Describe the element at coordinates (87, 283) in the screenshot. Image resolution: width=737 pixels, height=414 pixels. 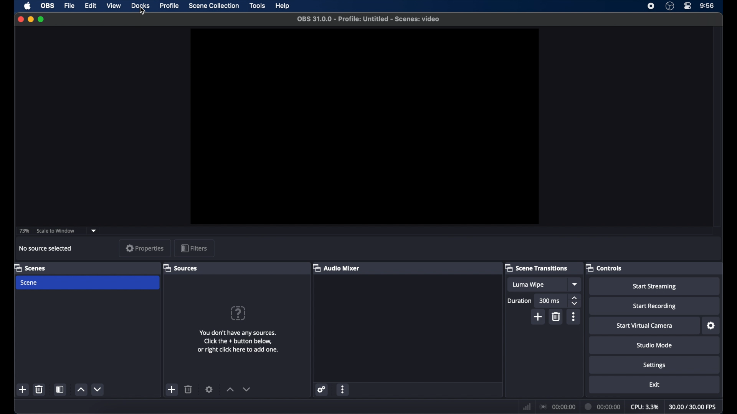
I see `scene` at that location.